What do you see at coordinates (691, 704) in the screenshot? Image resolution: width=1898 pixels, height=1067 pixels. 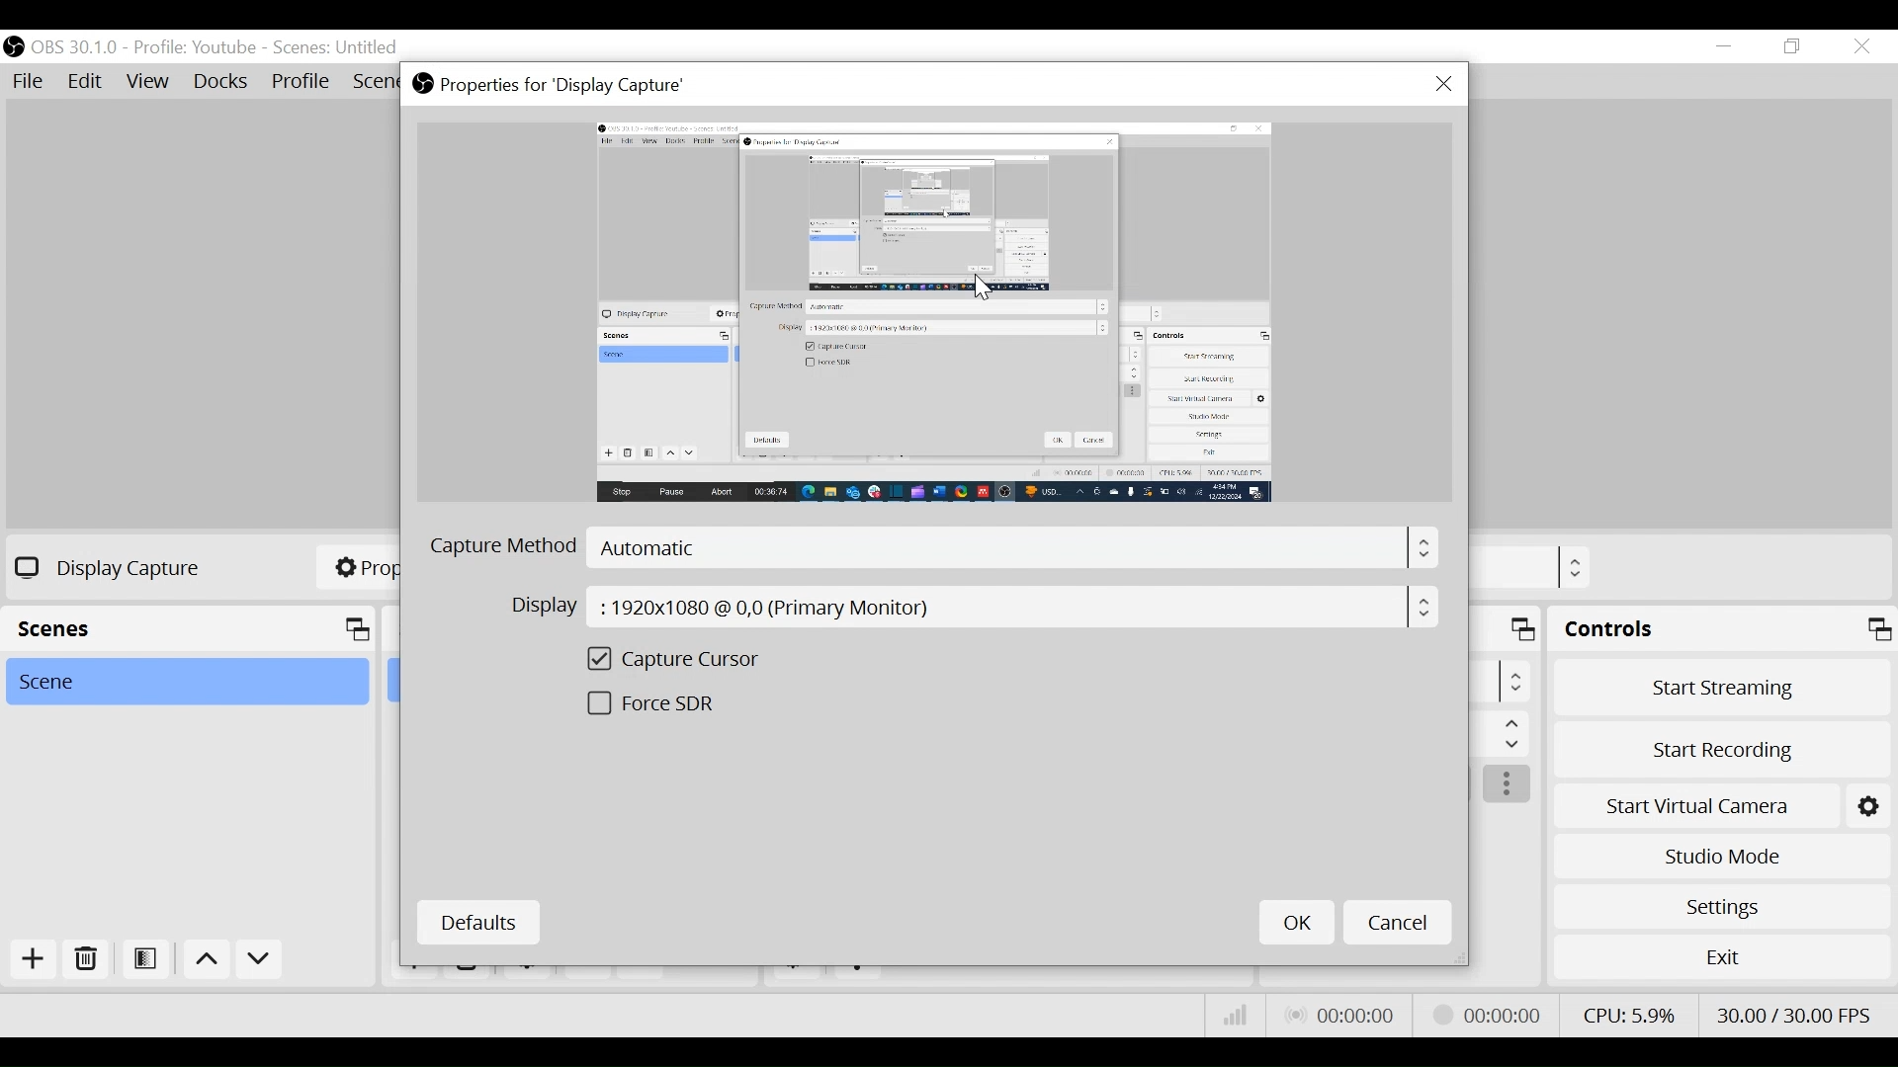 I see `(un)select Force SDR` at bounding box center [691, 704].